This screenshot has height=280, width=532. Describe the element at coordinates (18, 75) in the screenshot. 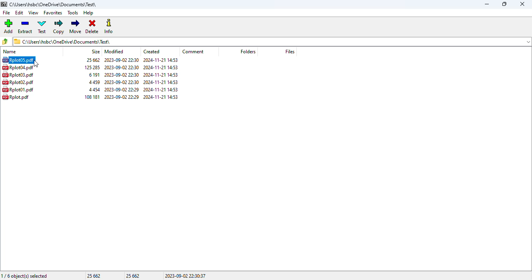

I see `rplot03` at that location.